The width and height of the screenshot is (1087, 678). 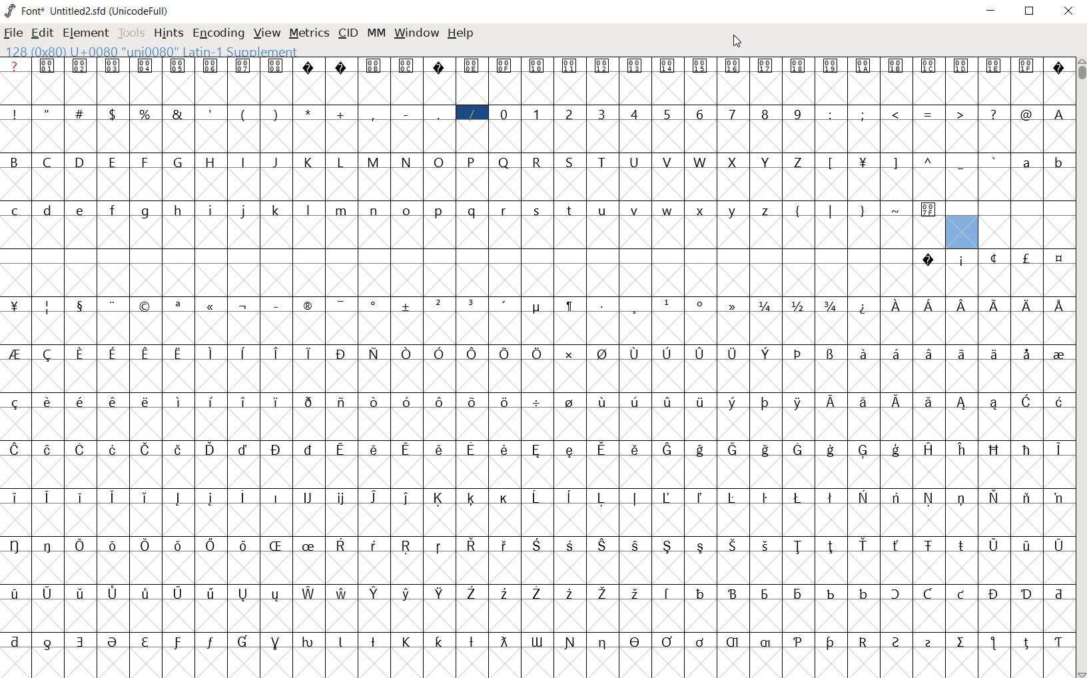 What do you see at coordinates (962, 545) in the screenshot?
I see `glyph` at bounding box center [962, 545].